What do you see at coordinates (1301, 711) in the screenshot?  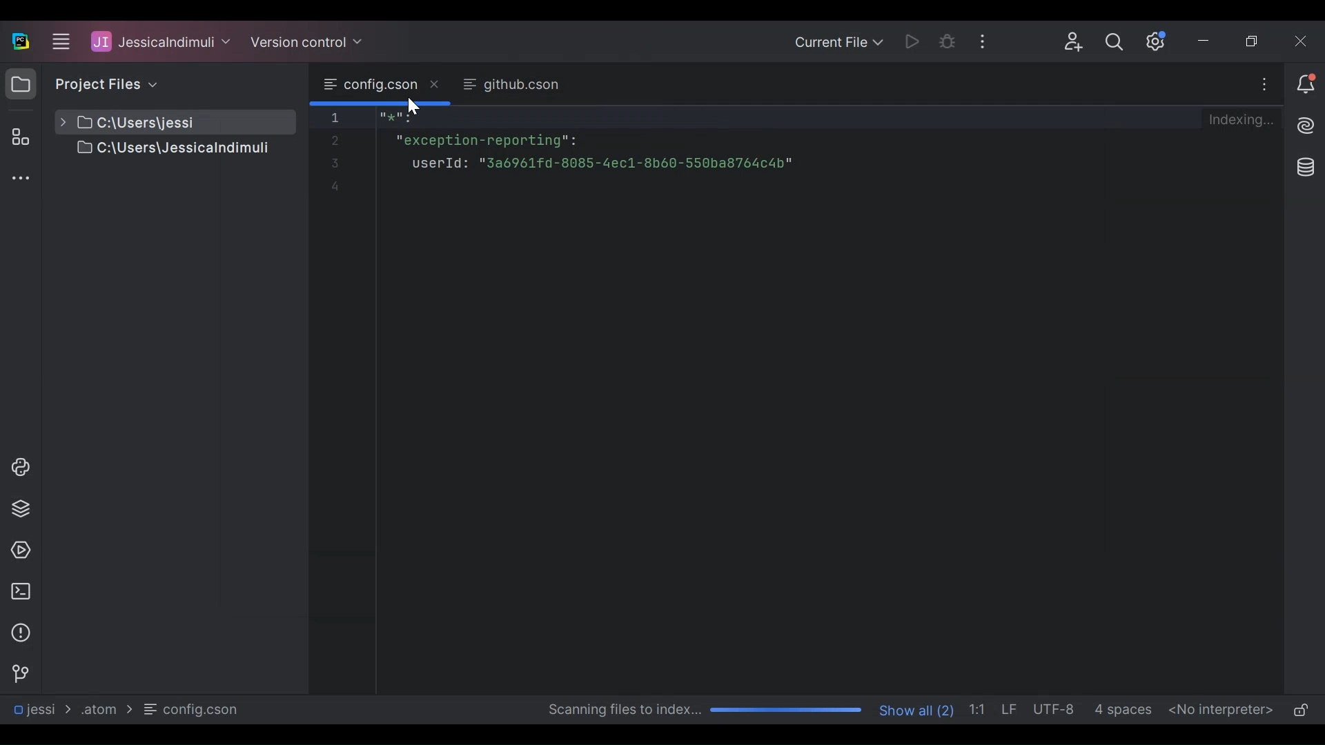 I see `(un)lock` at bounding box center [1301, 711].